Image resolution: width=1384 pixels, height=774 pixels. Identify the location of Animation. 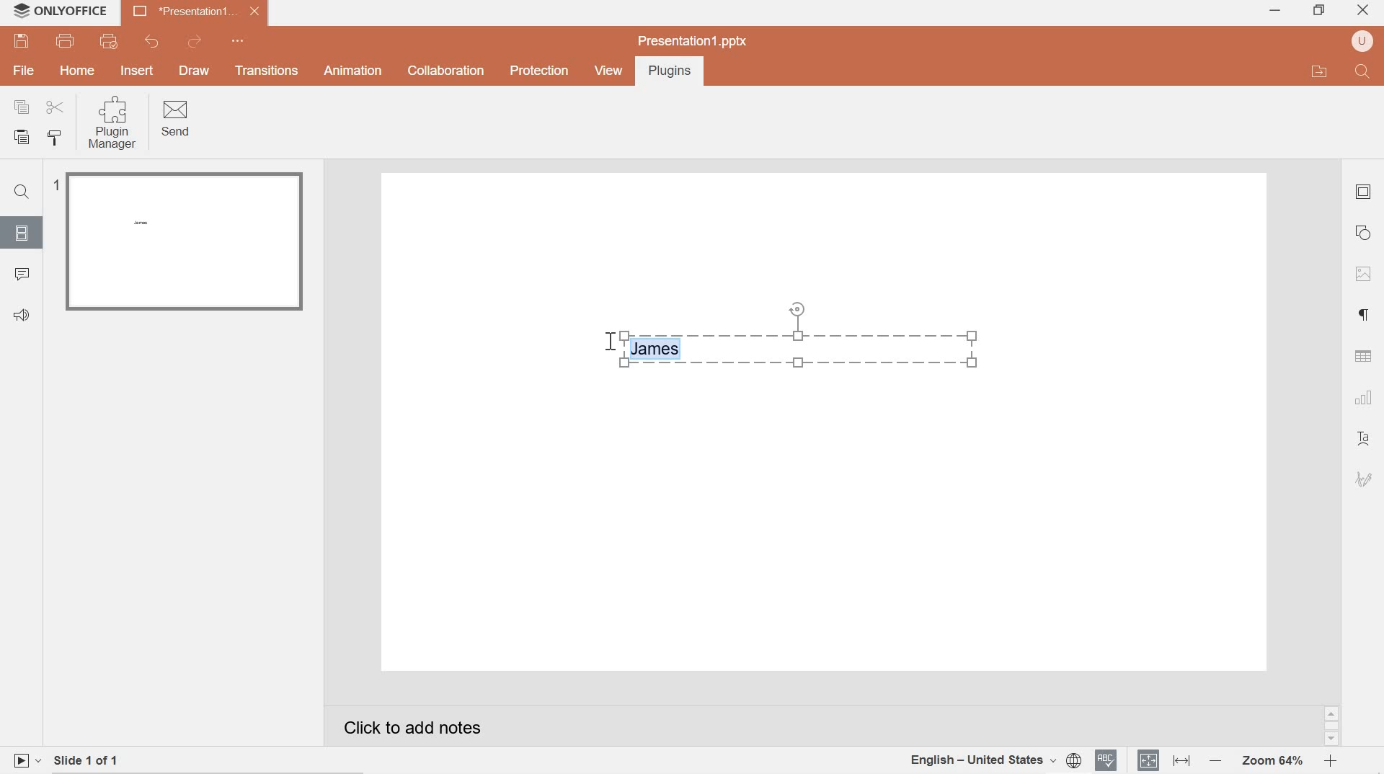
(353, 70).